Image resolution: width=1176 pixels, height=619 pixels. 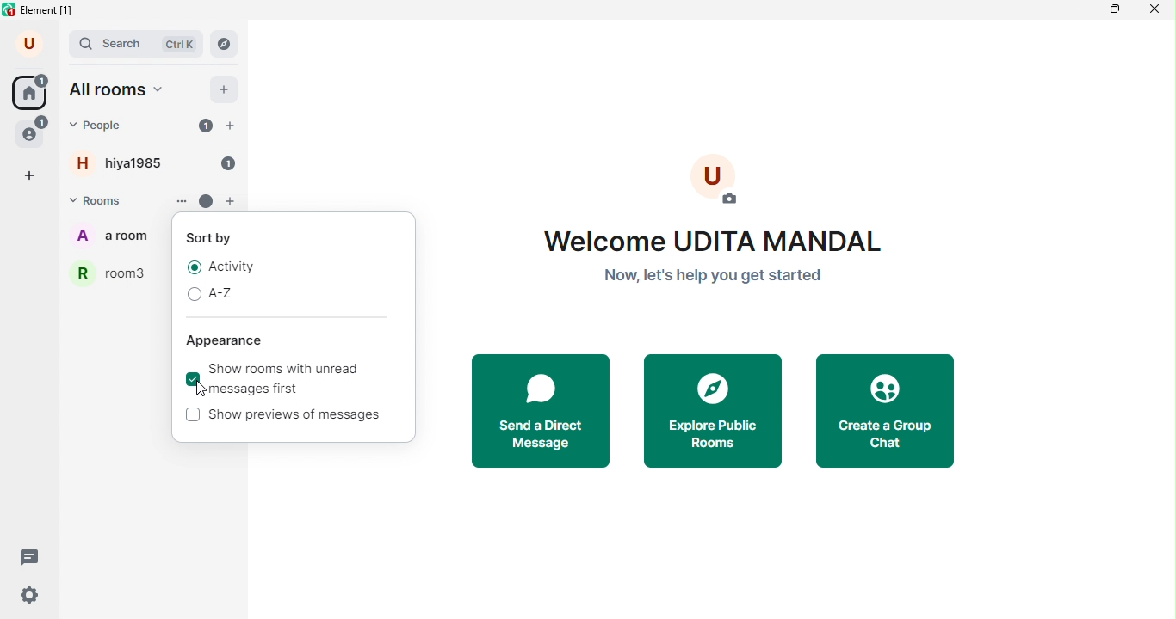 I want to click on navigator, so click(x=226, y=43).